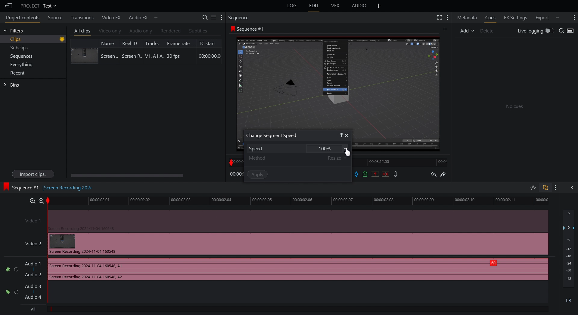  What do you see at coordinates (541, 17) in the screenshot?
I see `Export` at bounding box center [541, 17].